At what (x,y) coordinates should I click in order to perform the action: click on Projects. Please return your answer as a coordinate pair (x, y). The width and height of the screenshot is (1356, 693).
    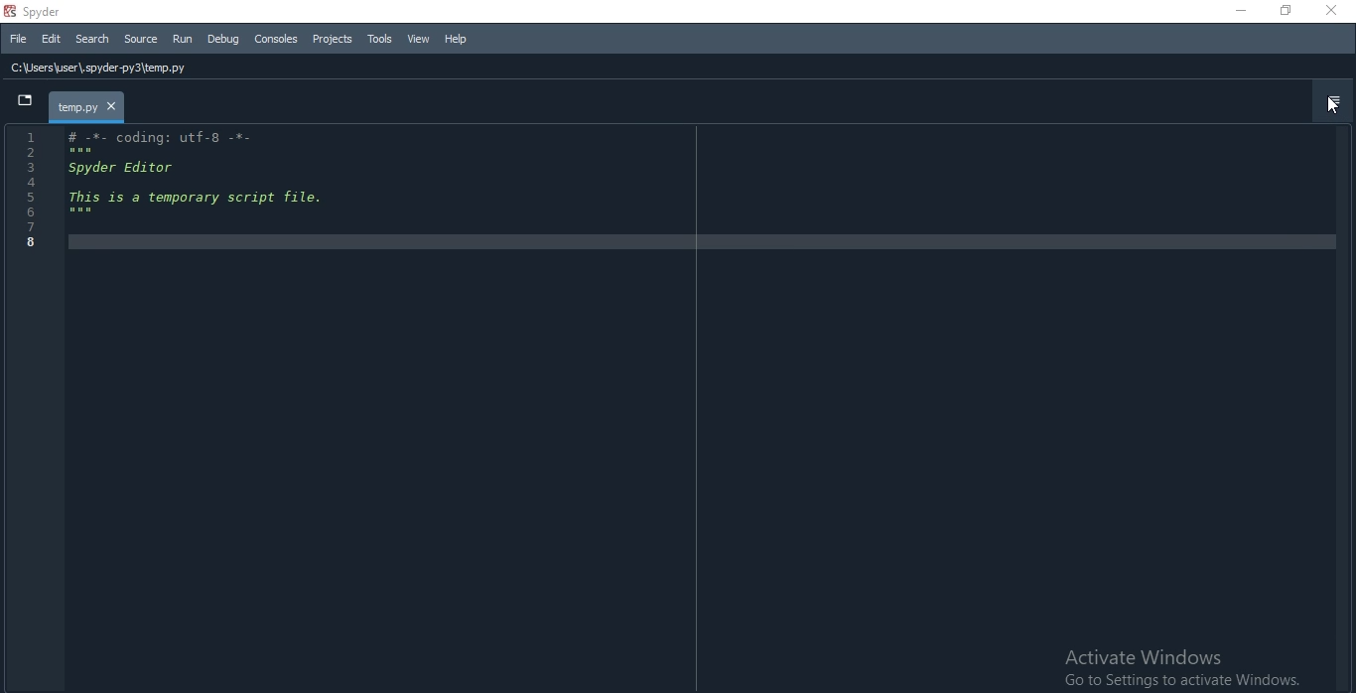
    Looking at the image, I should click on (334, 40).